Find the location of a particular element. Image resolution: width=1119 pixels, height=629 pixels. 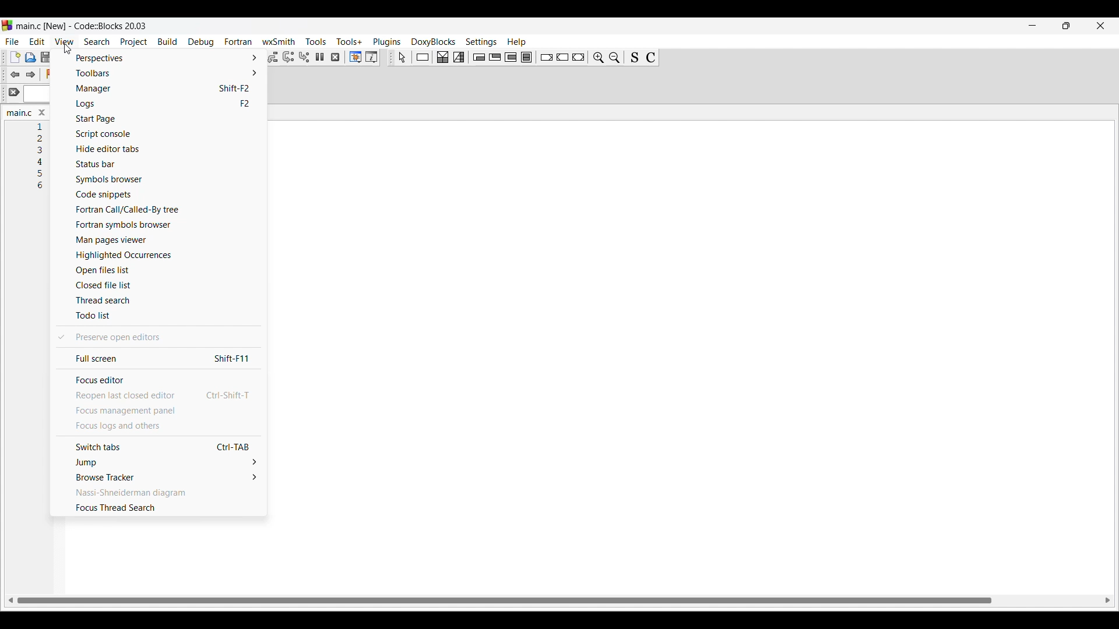

Clear is located at coordinates (14, 92).